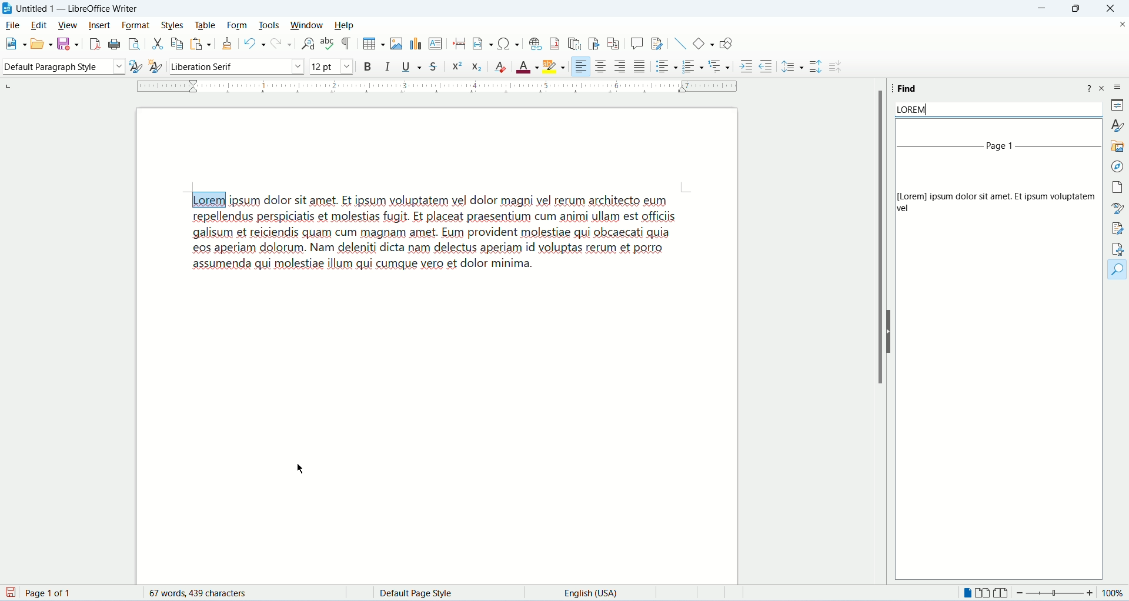 This screenshot has width=1129, height=601. I want to click on undo, so click(252, 44).